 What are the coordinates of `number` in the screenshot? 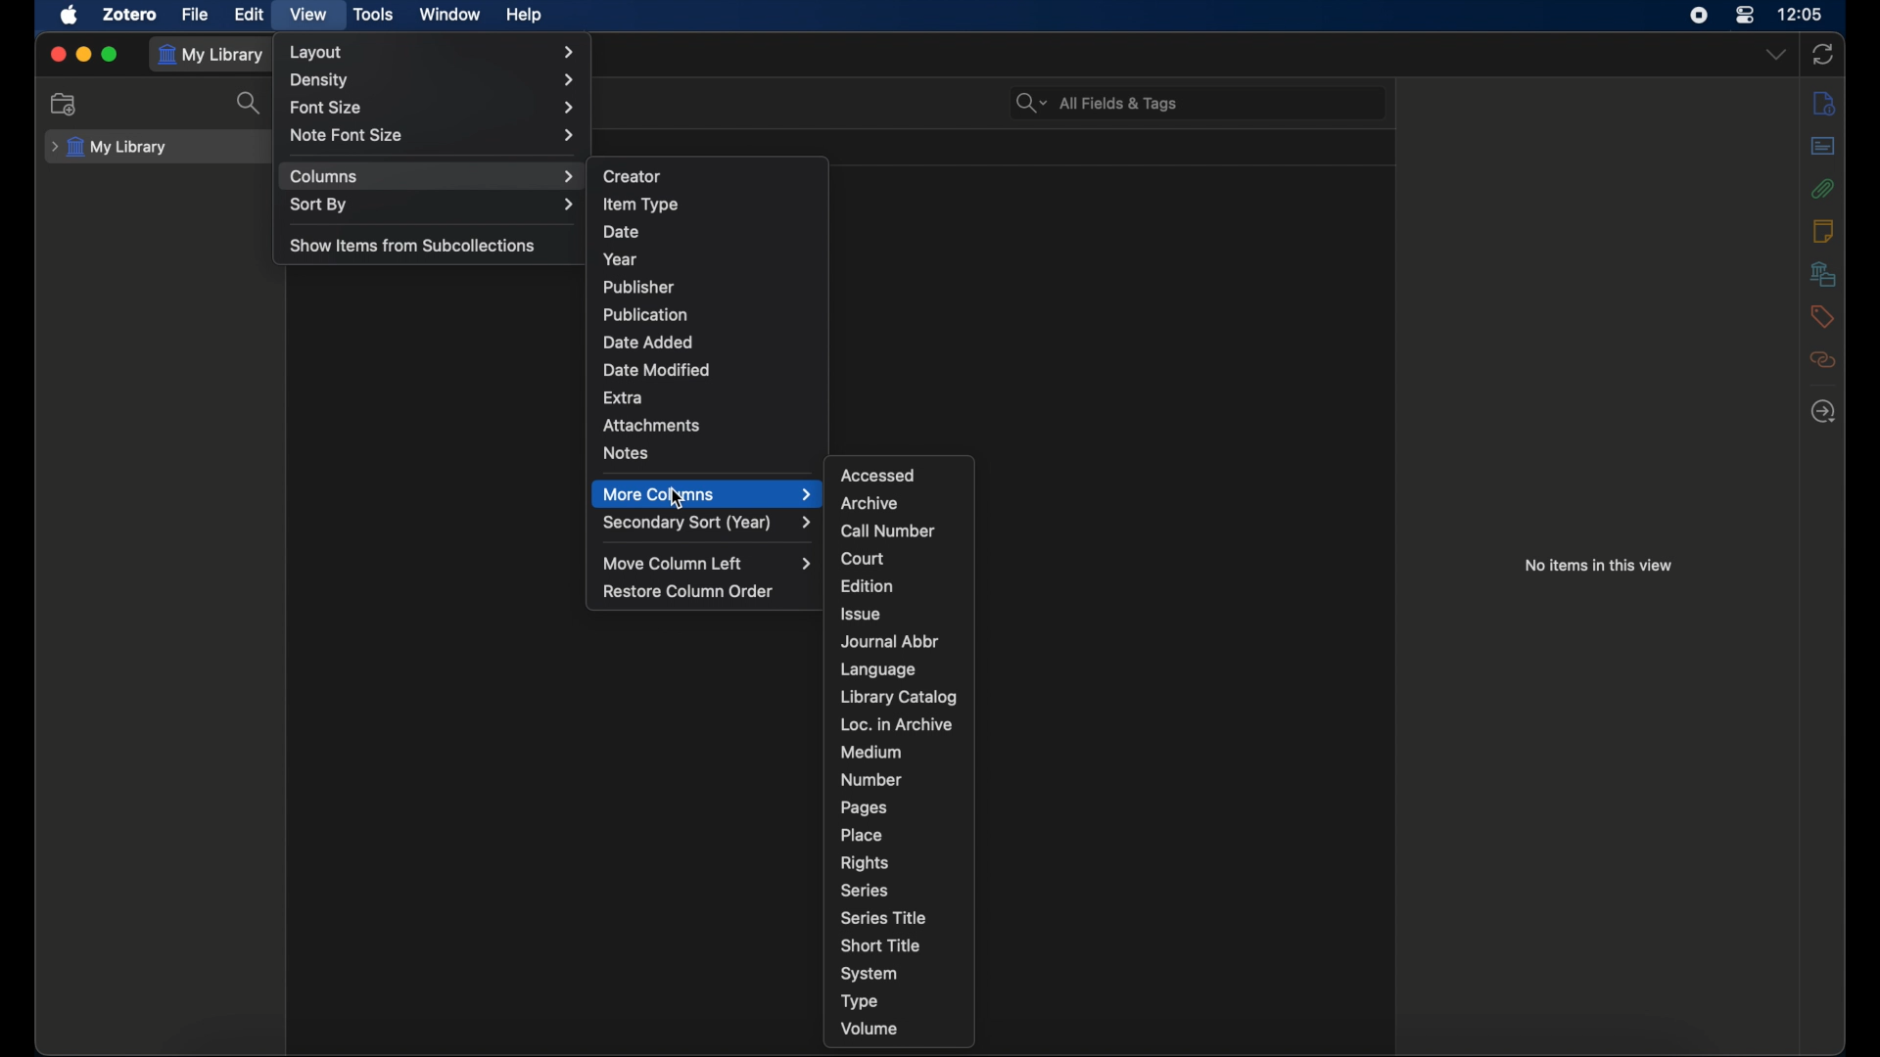 It's located at (871, 779).